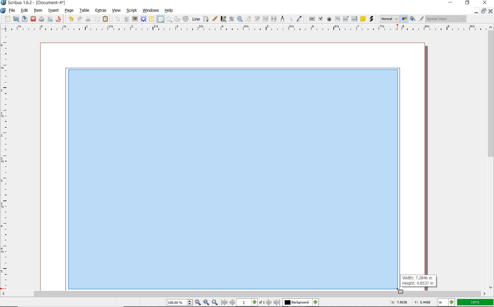 The image size is (494, 307). Describe the element at coordinates (311, 19) in the screenshot. I see `pdf push button` at that location.